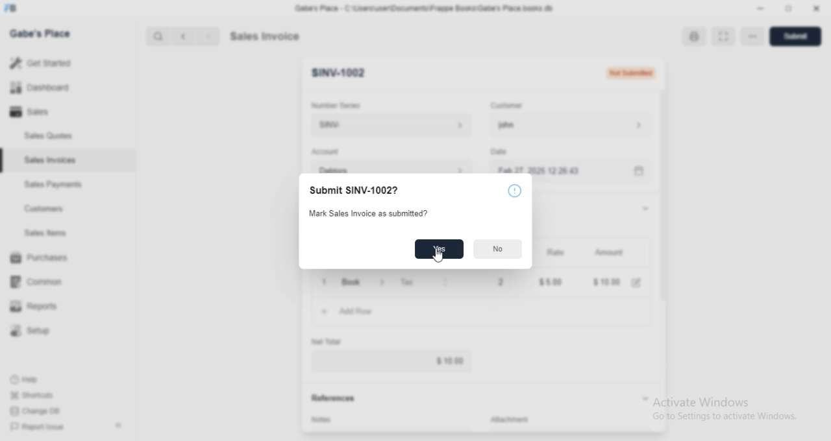 Image resolution: width=831 pixels, height=441 pixels. What do you see at coordinates (440, 256) in the screenshot?
I see `Cursor` at bounding box center [440, 256].